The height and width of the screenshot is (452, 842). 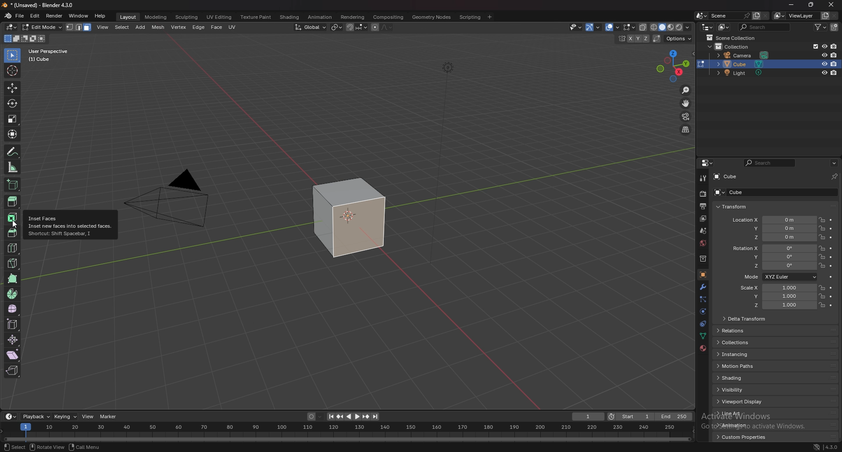 What do you see at coordinates (70, 225) in the screenshot?
I see `tooltip` at bounding box center [70, 225].